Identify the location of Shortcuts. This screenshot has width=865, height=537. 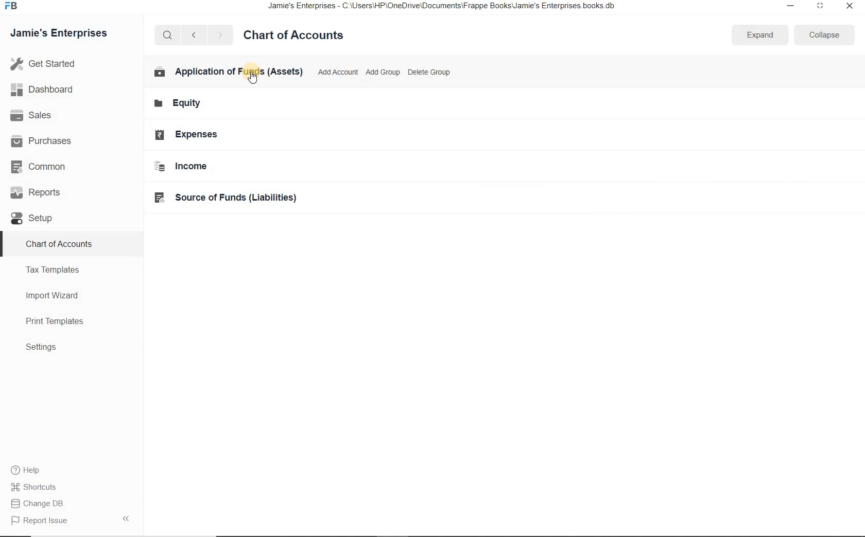
(35, 487).